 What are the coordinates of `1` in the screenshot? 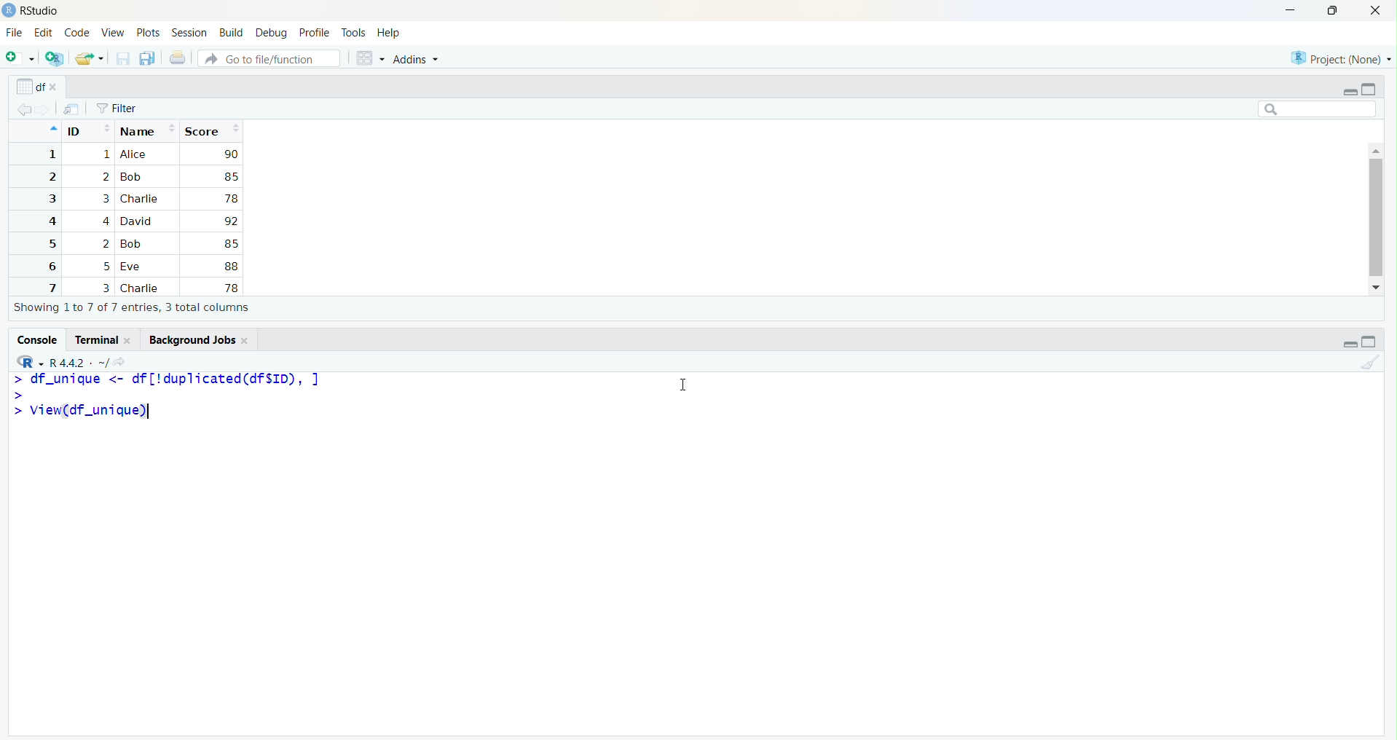 It's located at (105, 155).